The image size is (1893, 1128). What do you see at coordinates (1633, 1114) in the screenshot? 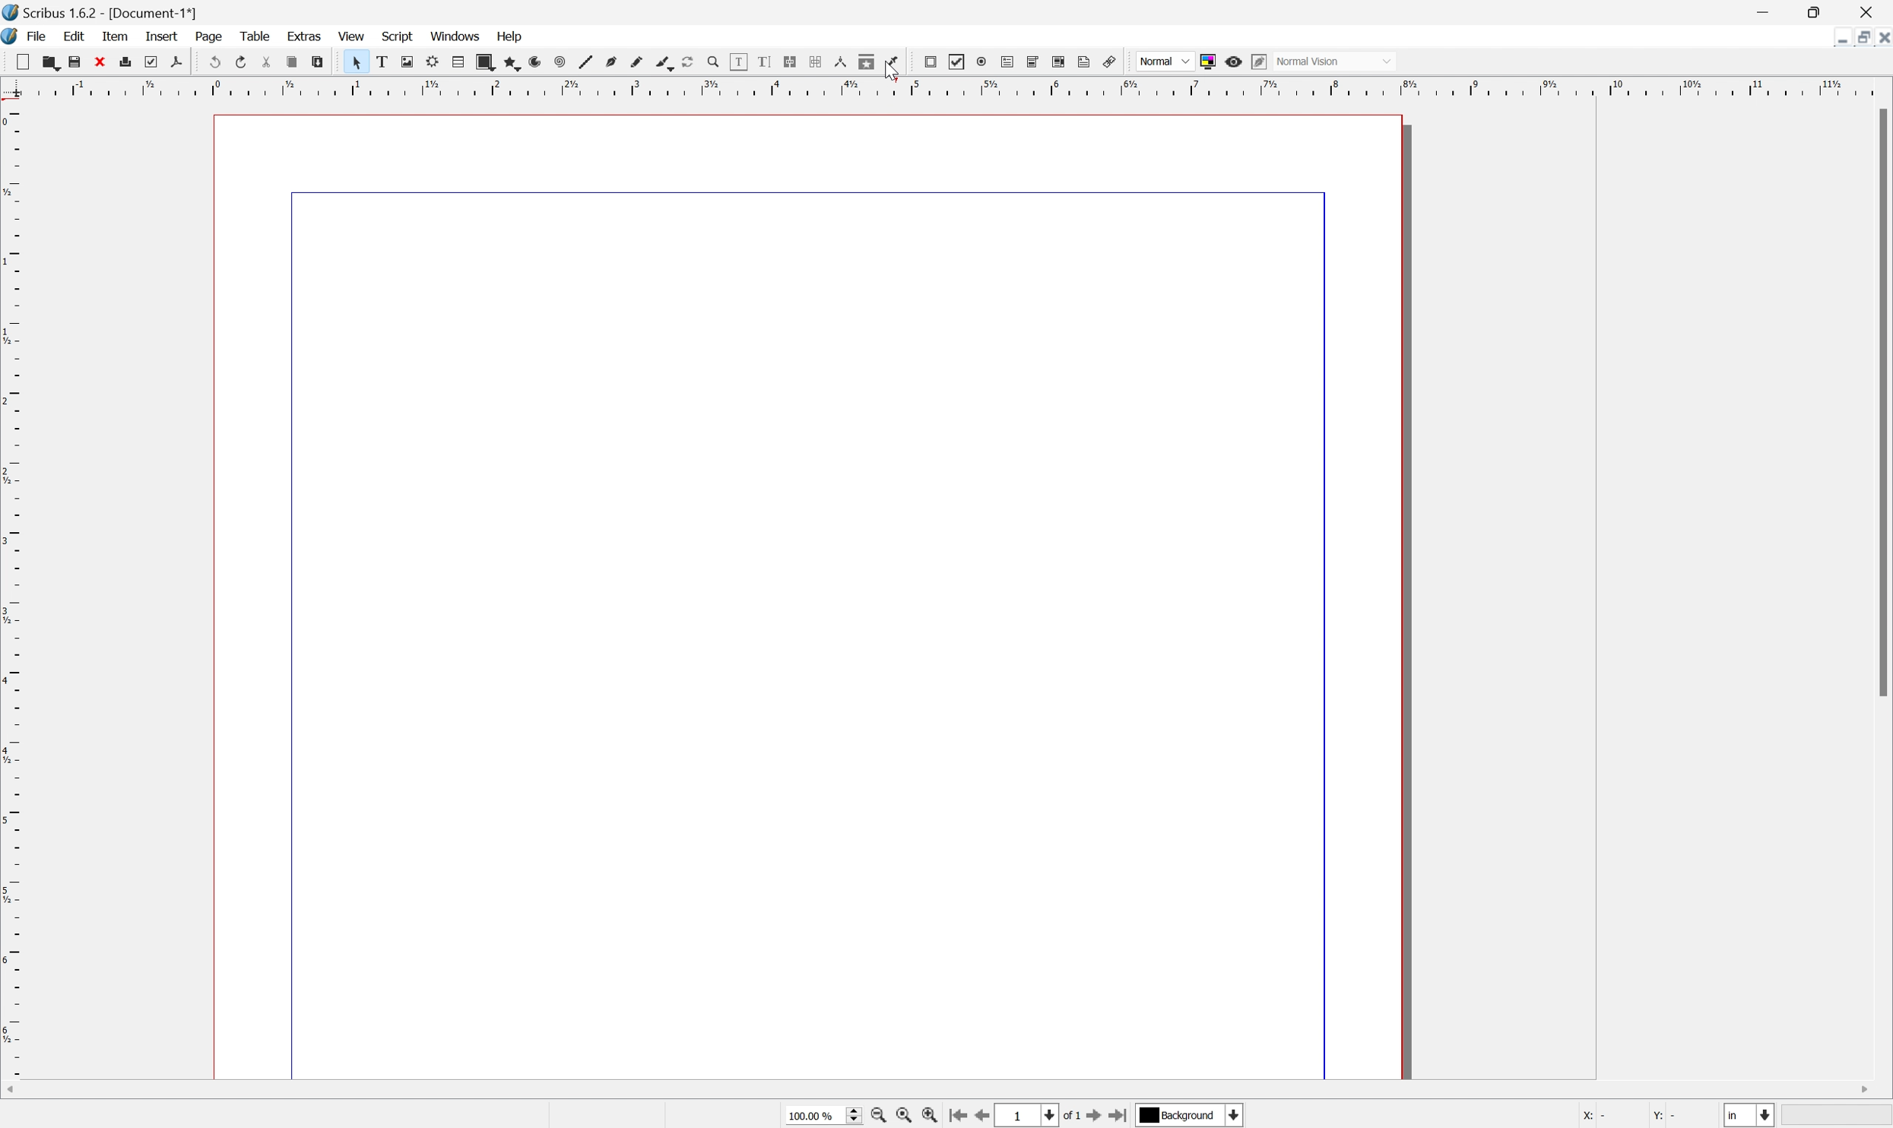
I see `coordinates` at bounding box center [1633, 1114].